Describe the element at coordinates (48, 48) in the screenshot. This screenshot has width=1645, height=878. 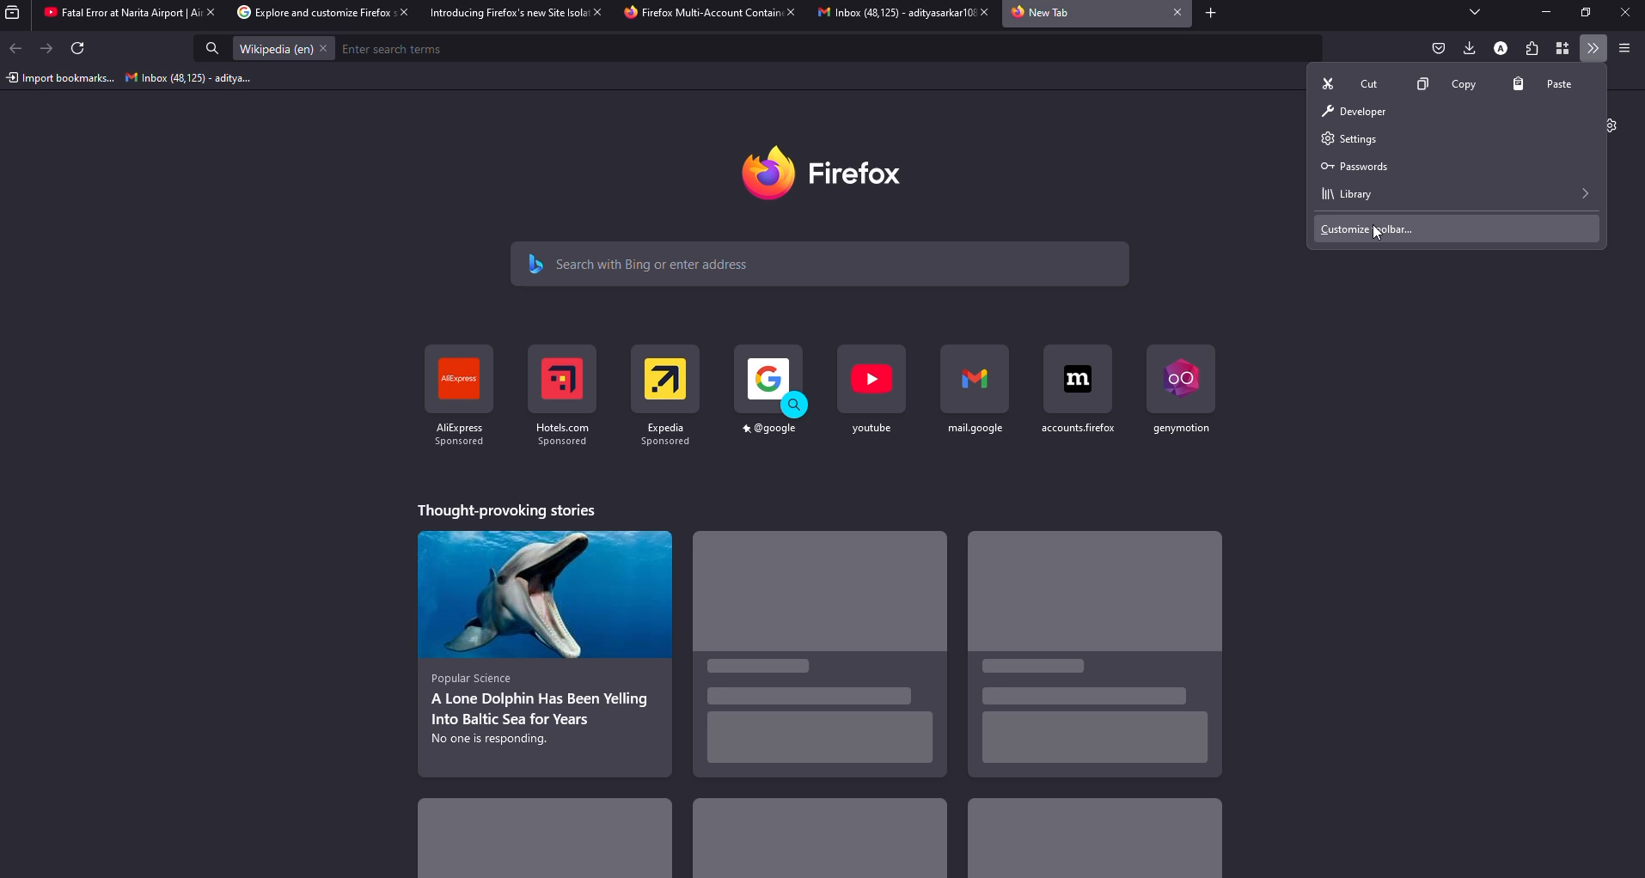
I see `forward` at that location.